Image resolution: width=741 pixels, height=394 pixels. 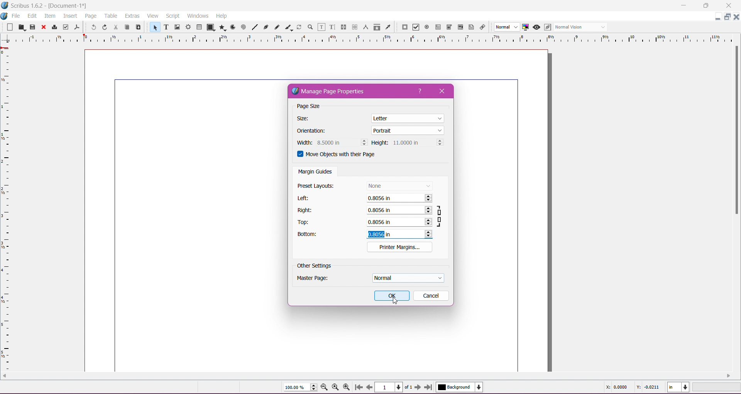 I want to click on PDF Push Button, so click(x=404, y=27).